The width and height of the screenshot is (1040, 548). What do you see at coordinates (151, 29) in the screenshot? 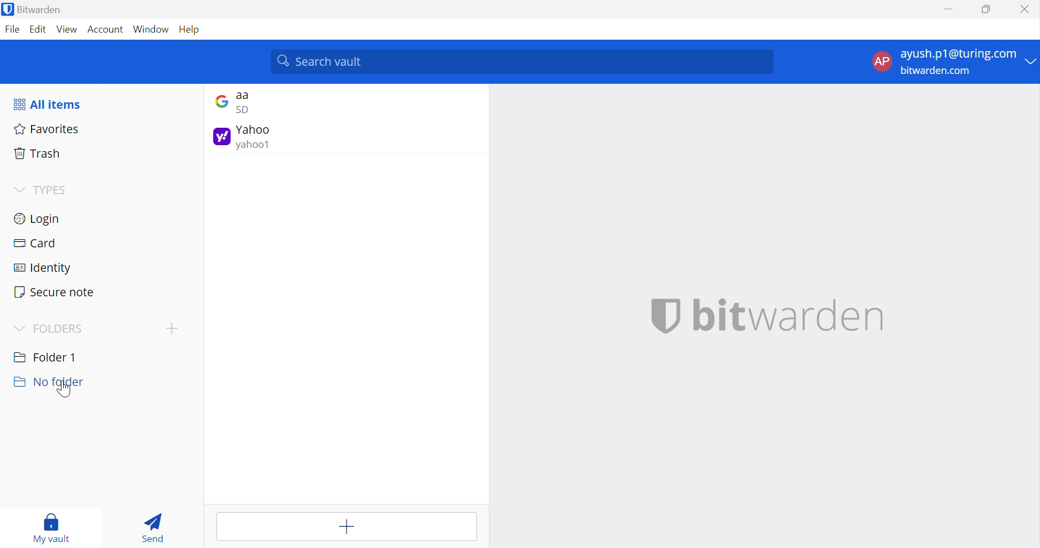
I see `Window` at bounding box center [151, 29].